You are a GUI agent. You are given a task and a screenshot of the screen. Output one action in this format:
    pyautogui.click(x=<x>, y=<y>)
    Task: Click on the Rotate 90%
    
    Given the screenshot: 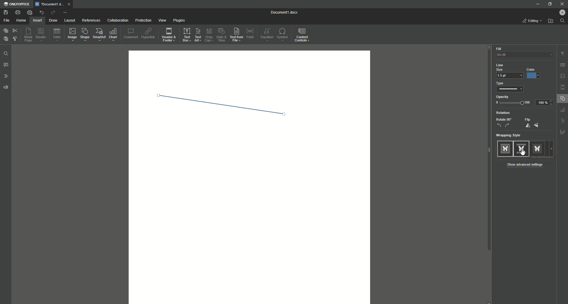 What is the action you would take?
    pyautogui.click(x=504, y=123)
    